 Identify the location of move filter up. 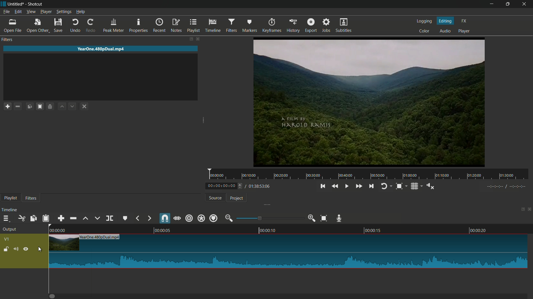
(62, 107).